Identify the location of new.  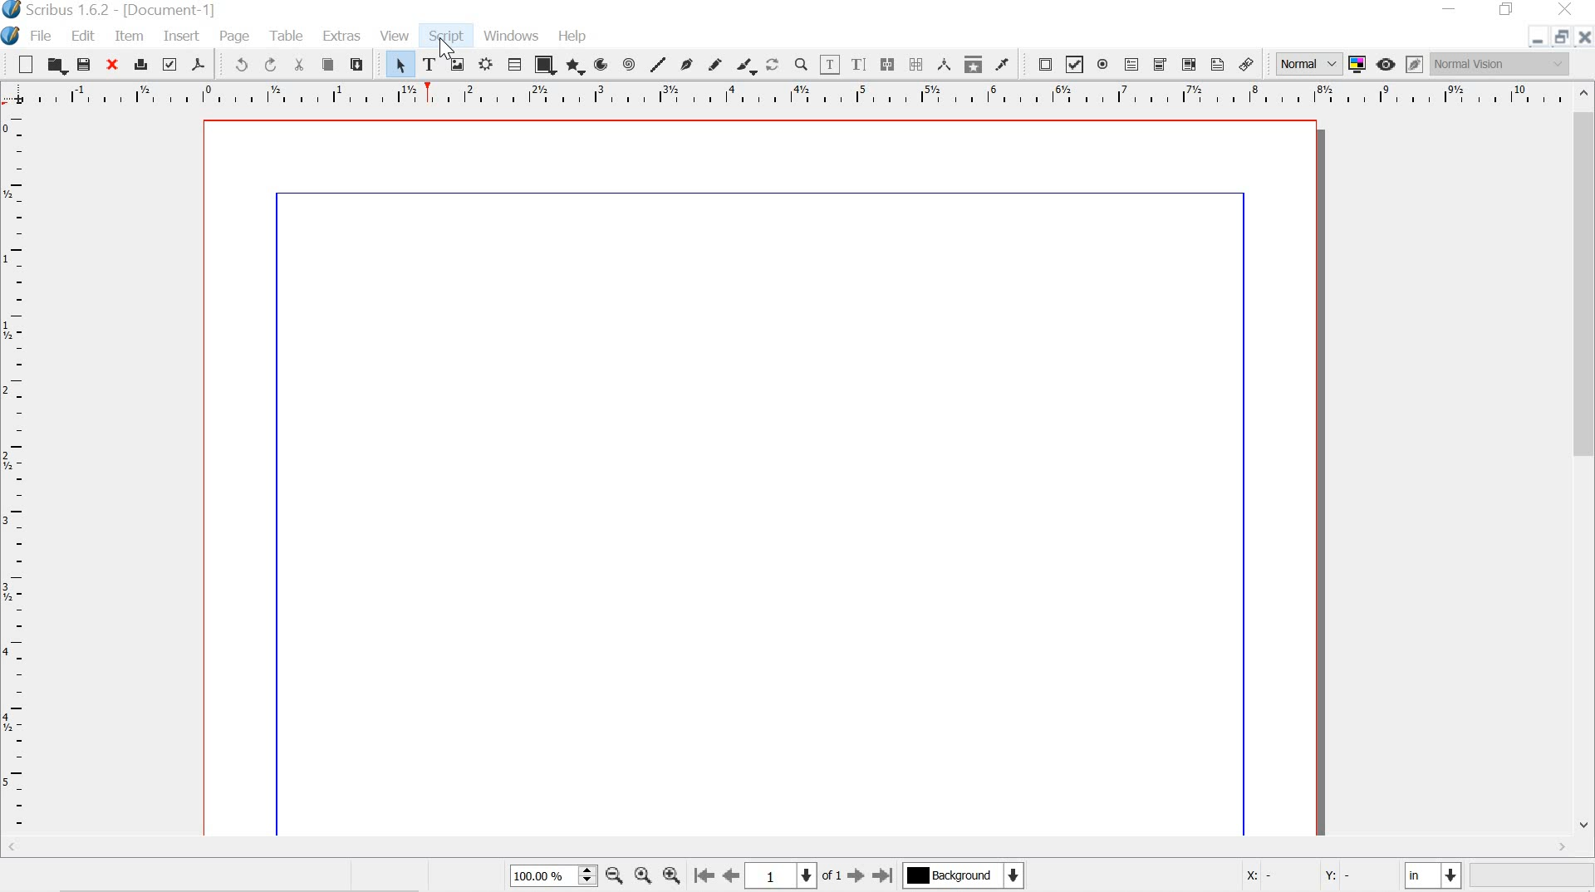
(20, 63).